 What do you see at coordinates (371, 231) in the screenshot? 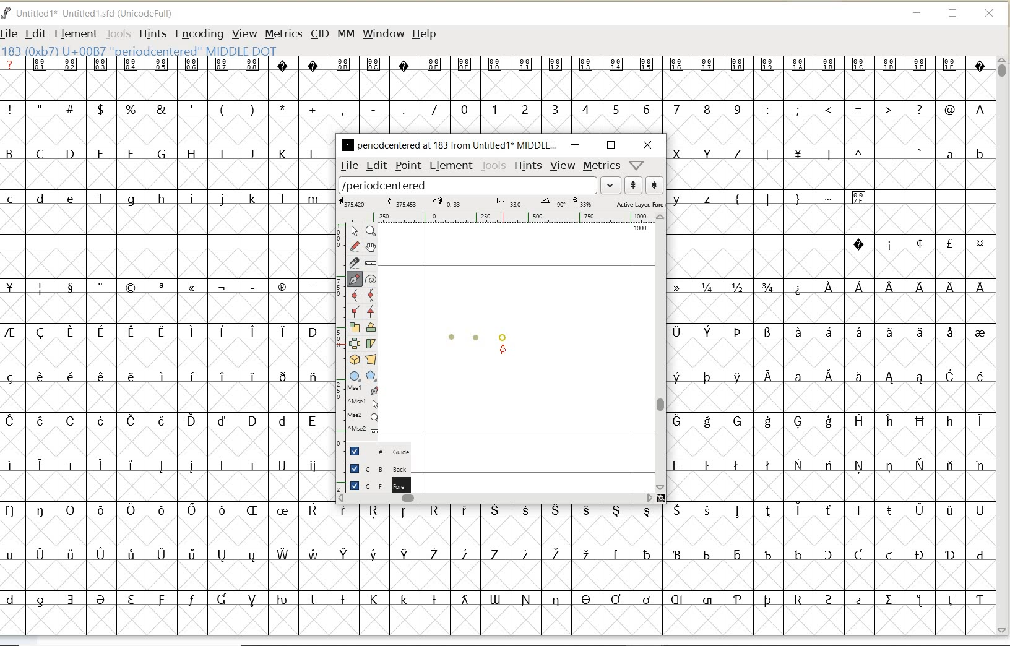
I see `Magnify` at bounding box center [371, 231].